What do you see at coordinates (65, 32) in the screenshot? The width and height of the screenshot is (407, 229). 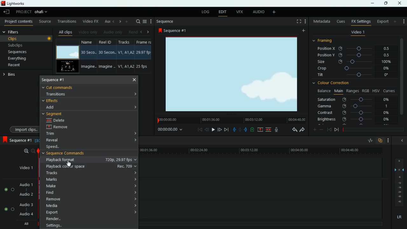 I see `all clips` at bounding box center [65, 32].